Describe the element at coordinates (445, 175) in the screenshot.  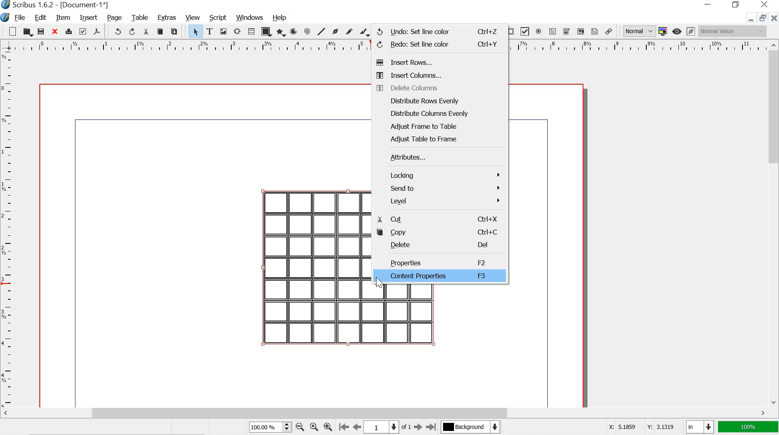
I see `locking` at that location.